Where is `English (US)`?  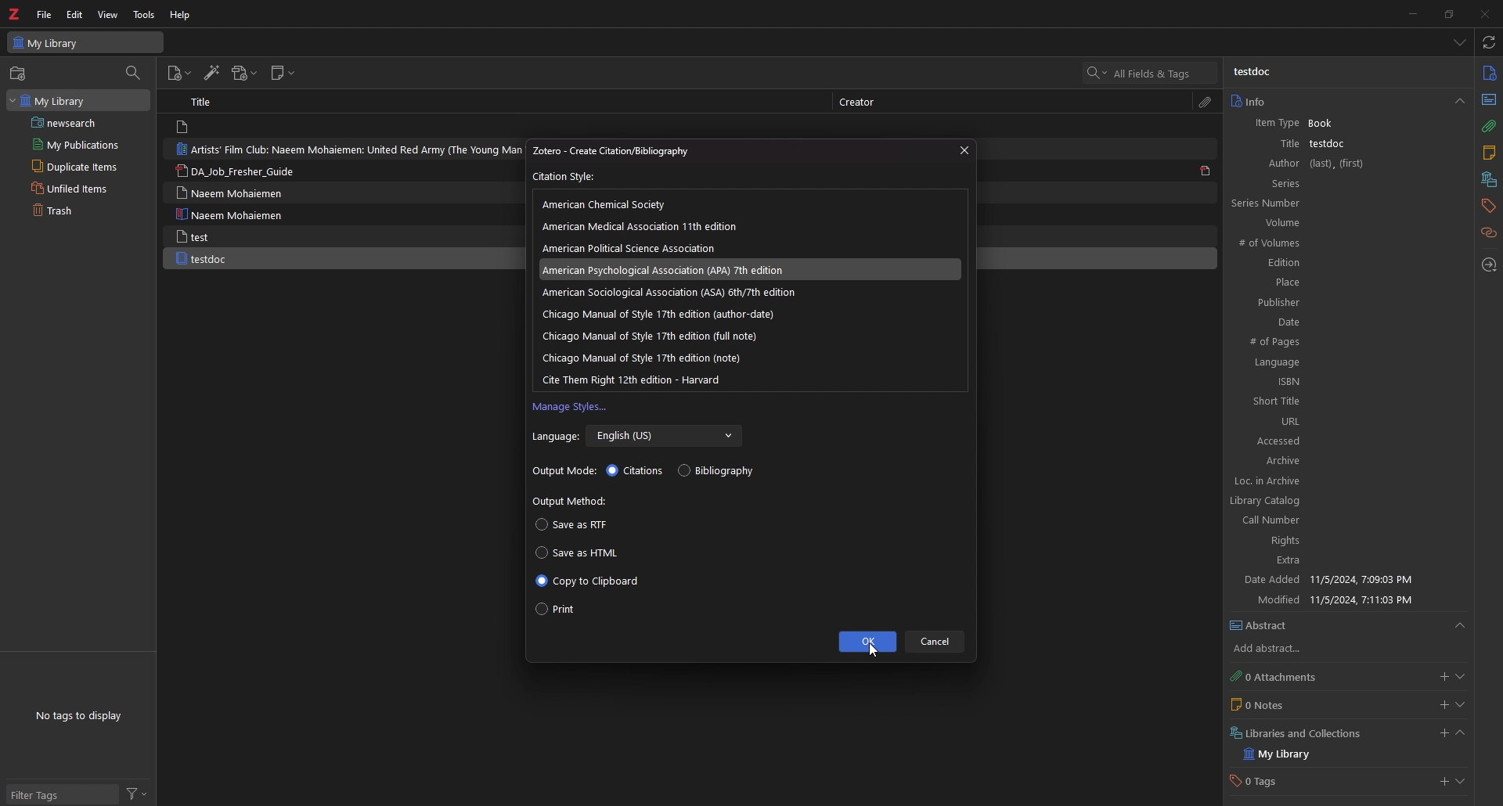 English (US) is located at coordinates (665, 437).